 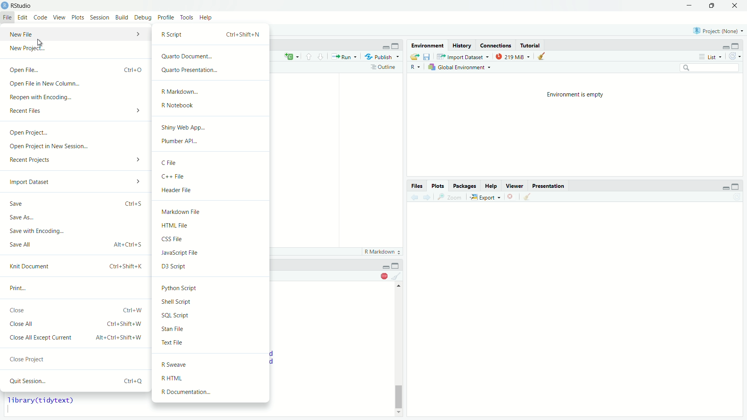 What do you see at coordinates (75, 146) in the screenshot?
I see `Open Project in New Session...` at bounding box center [75, 146].